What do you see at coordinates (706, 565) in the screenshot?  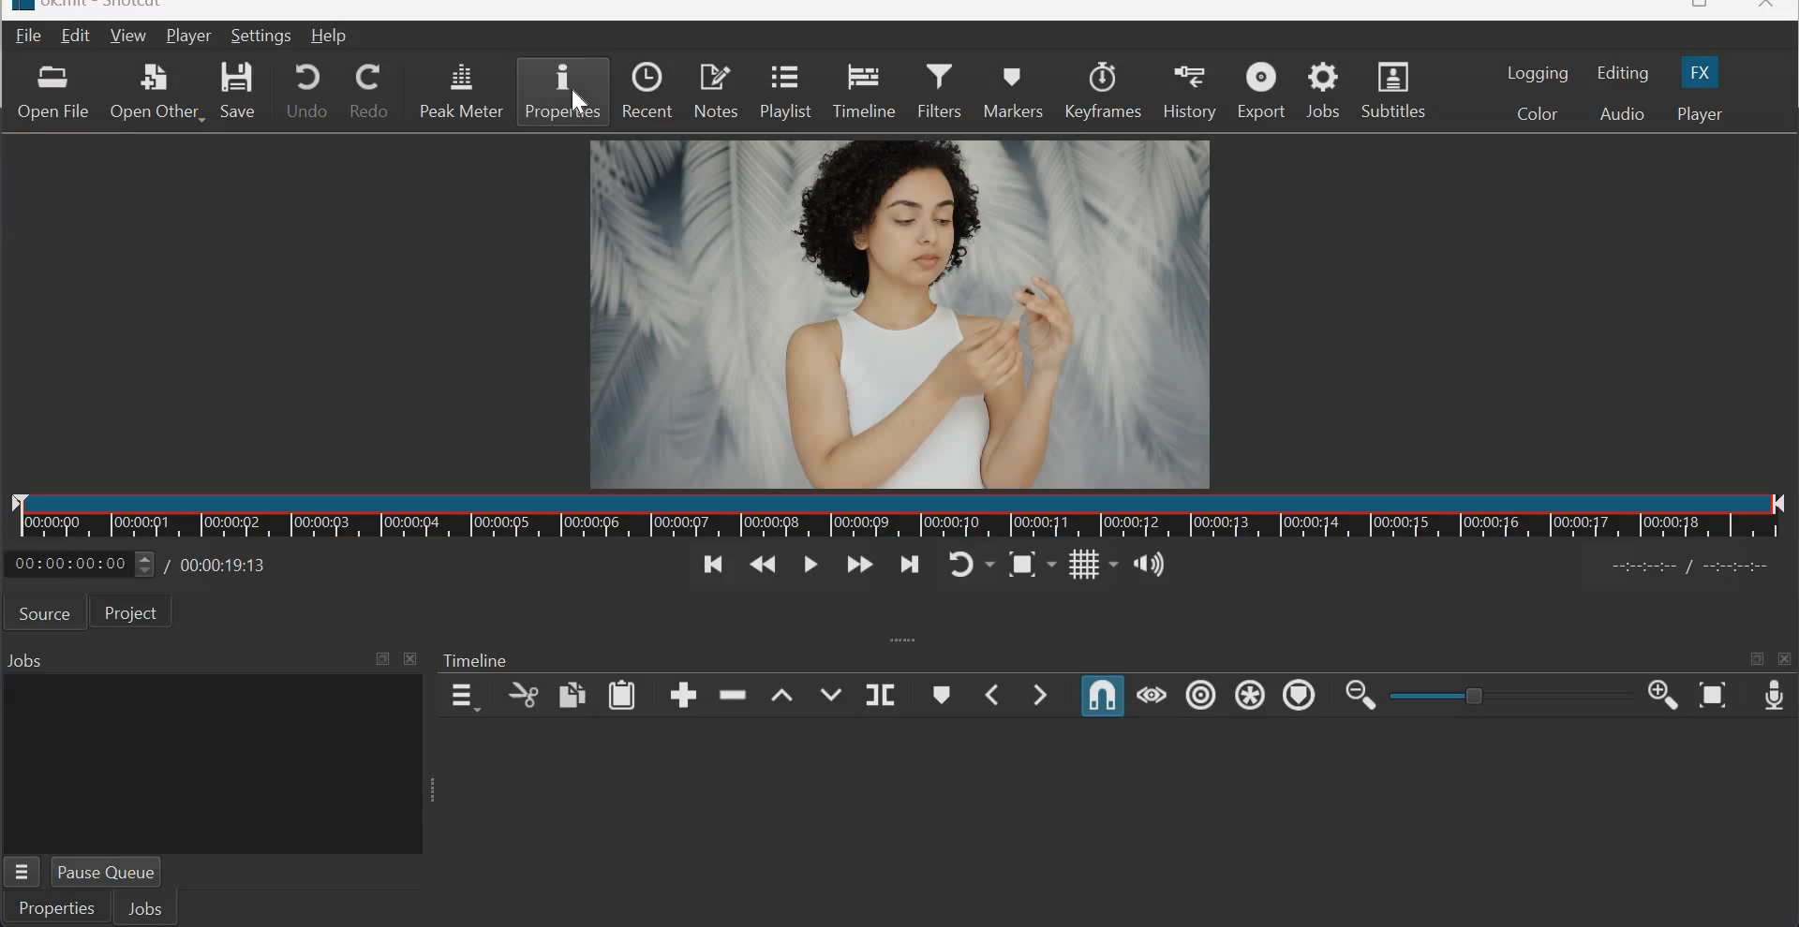 I see `Skip to the previous point` at bounding box center [706, 565].